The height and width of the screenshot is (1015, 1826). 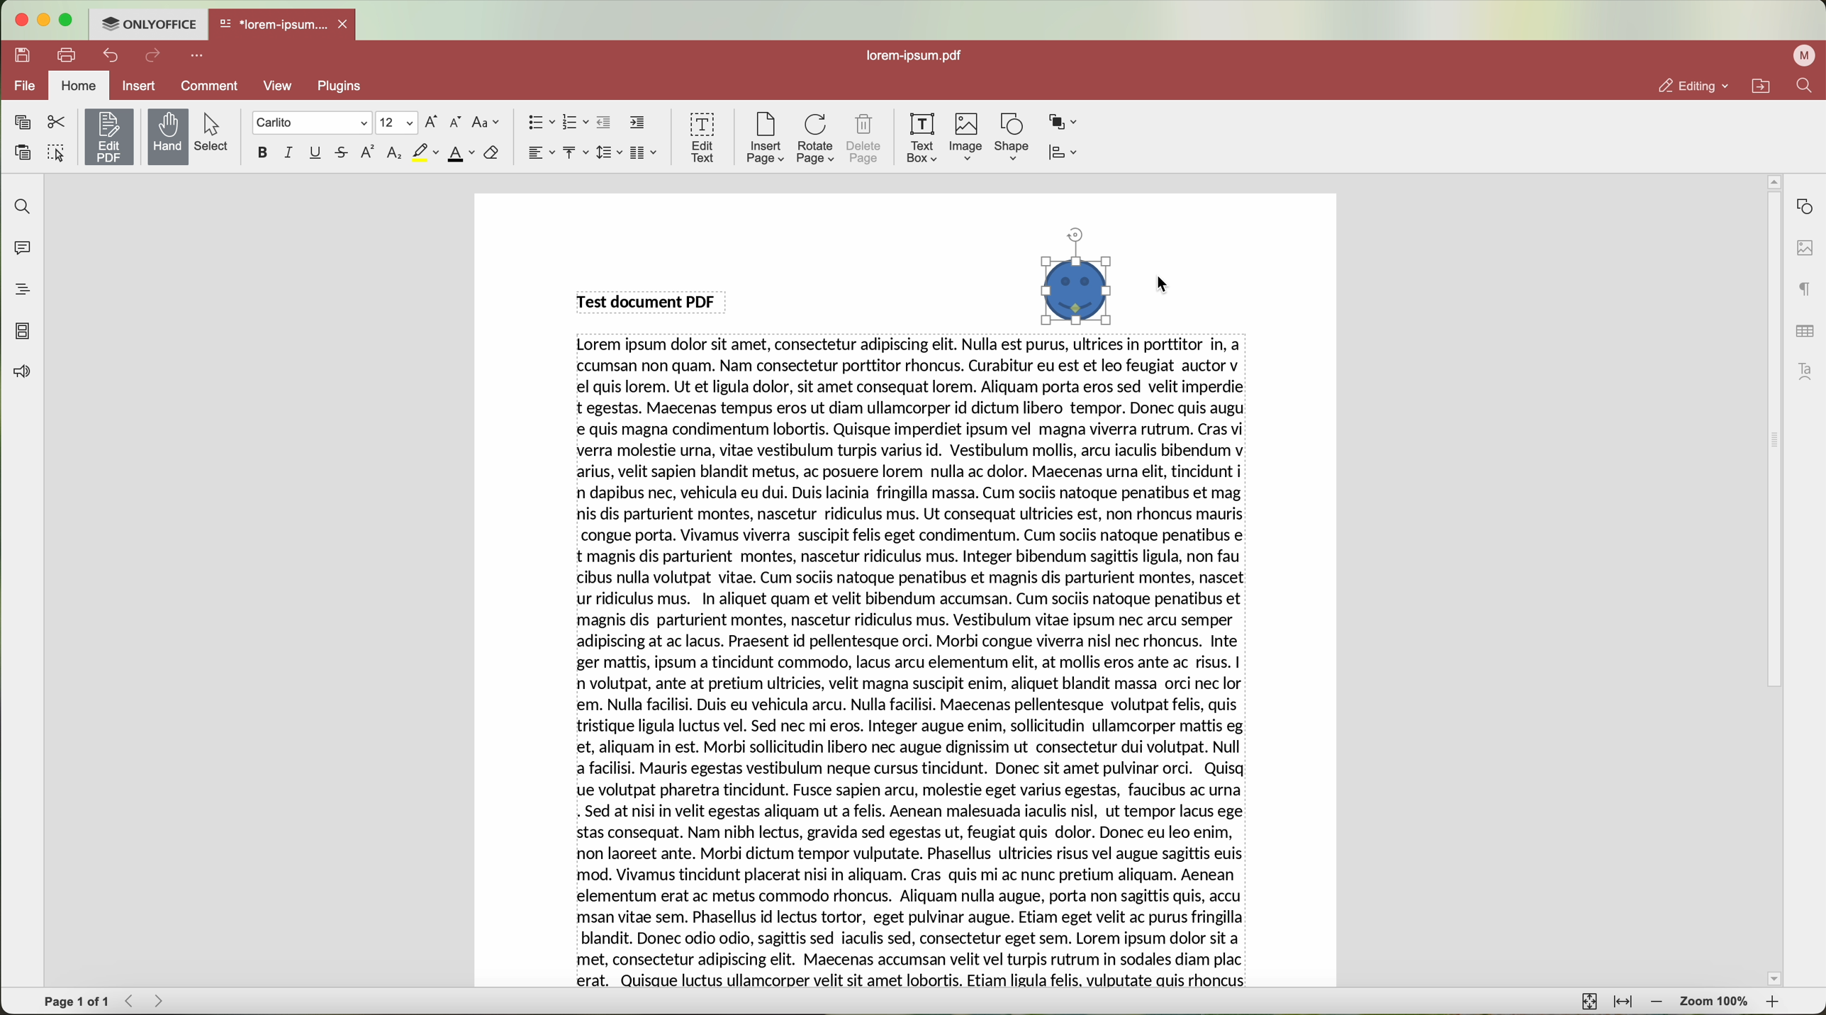 What do you see at coordinates (24, 53) in the screenshot?
I see `save` at bounding box center [24, 53].